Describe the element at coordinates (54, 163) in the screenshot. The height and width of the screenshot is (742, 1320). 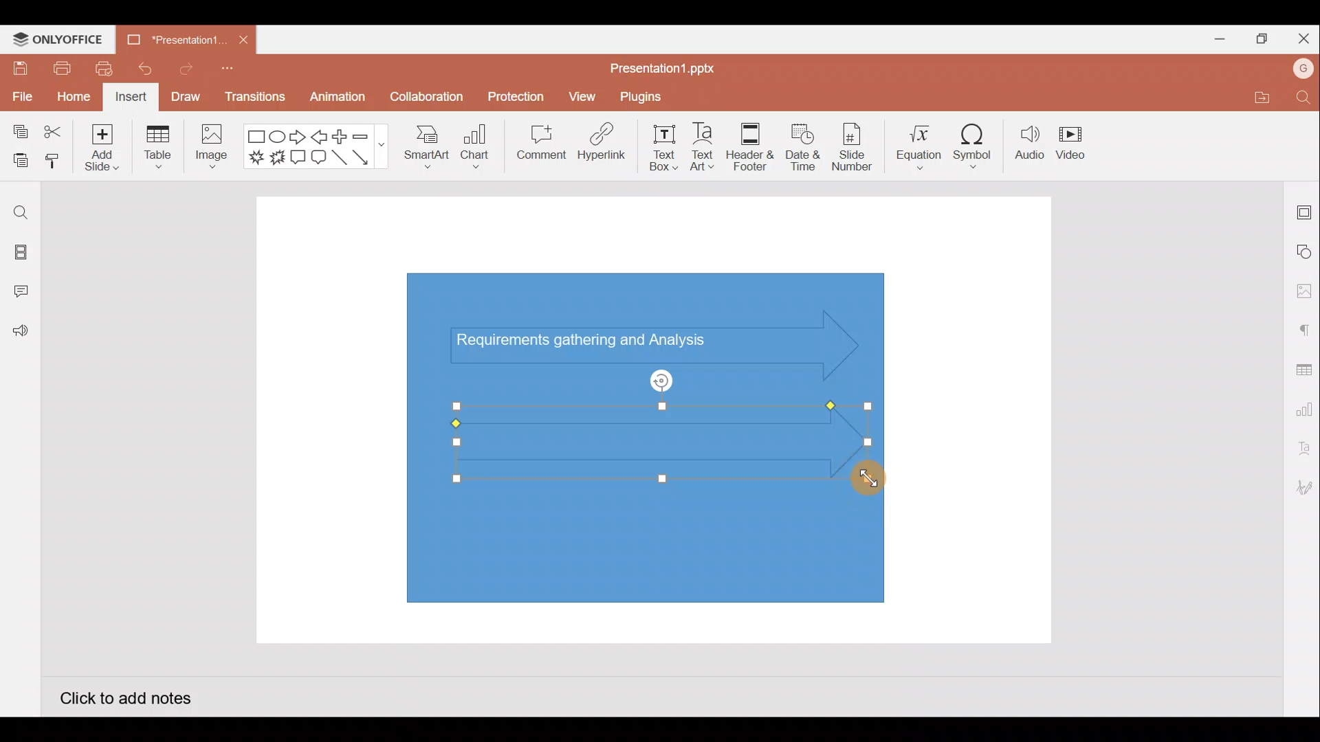
I see `Copy style` at that location.